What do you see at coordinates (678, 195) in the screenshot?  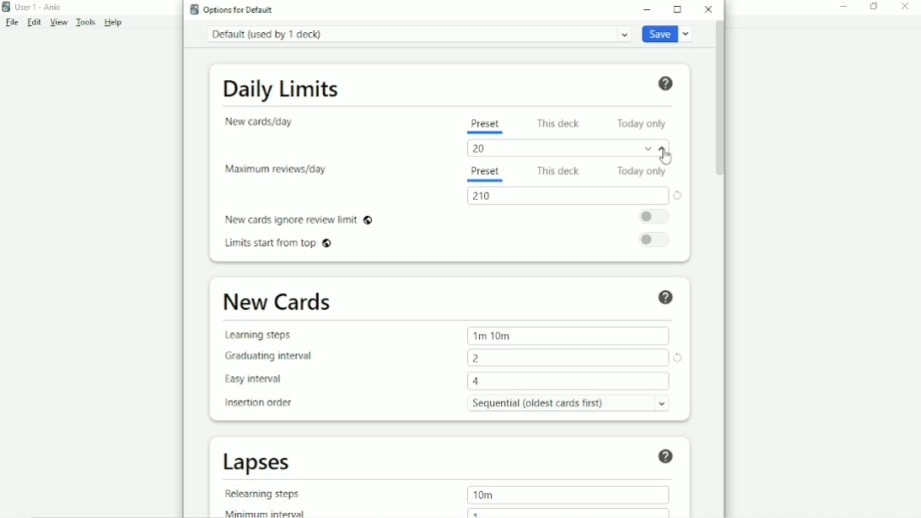 I see `Restore this setting to its default value` at bounding box center [678, 195].